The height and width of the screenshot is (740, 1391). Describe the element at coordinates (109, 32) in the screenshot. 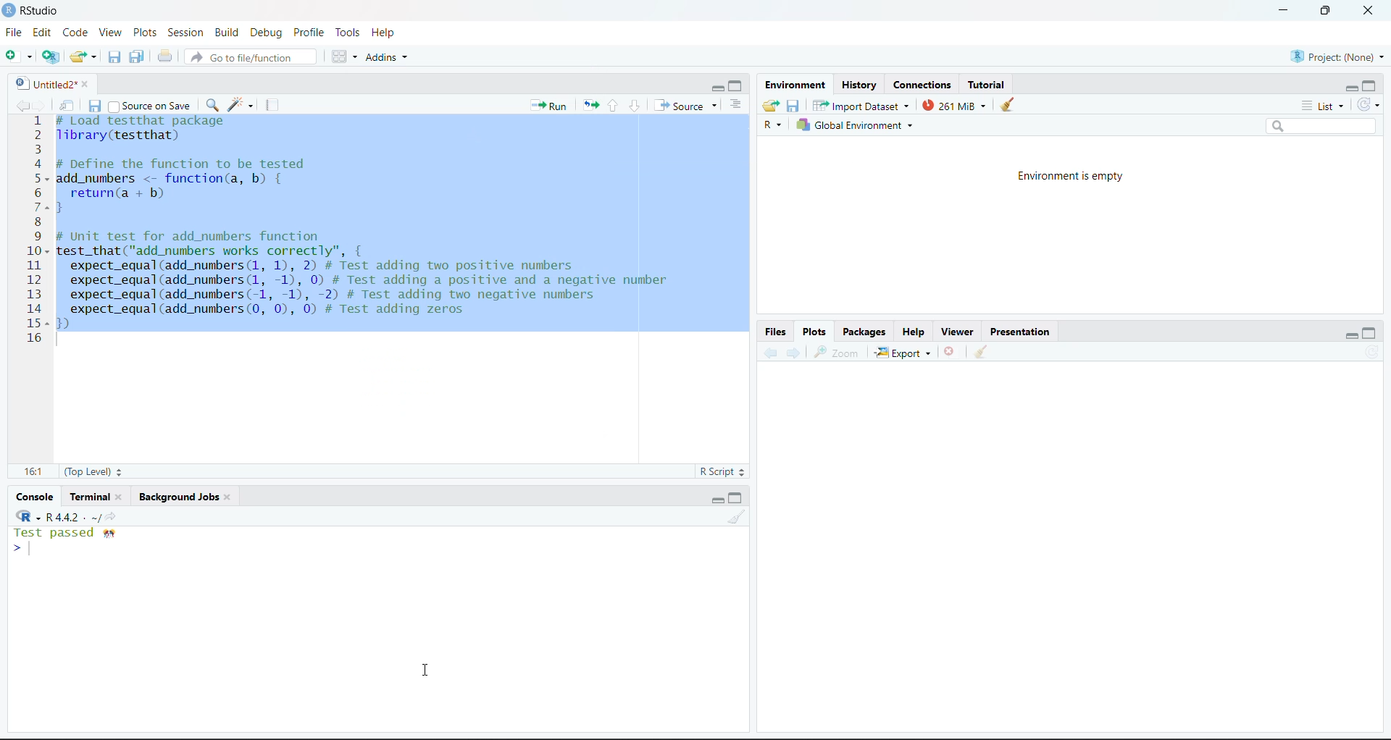

I see `View` at that location.